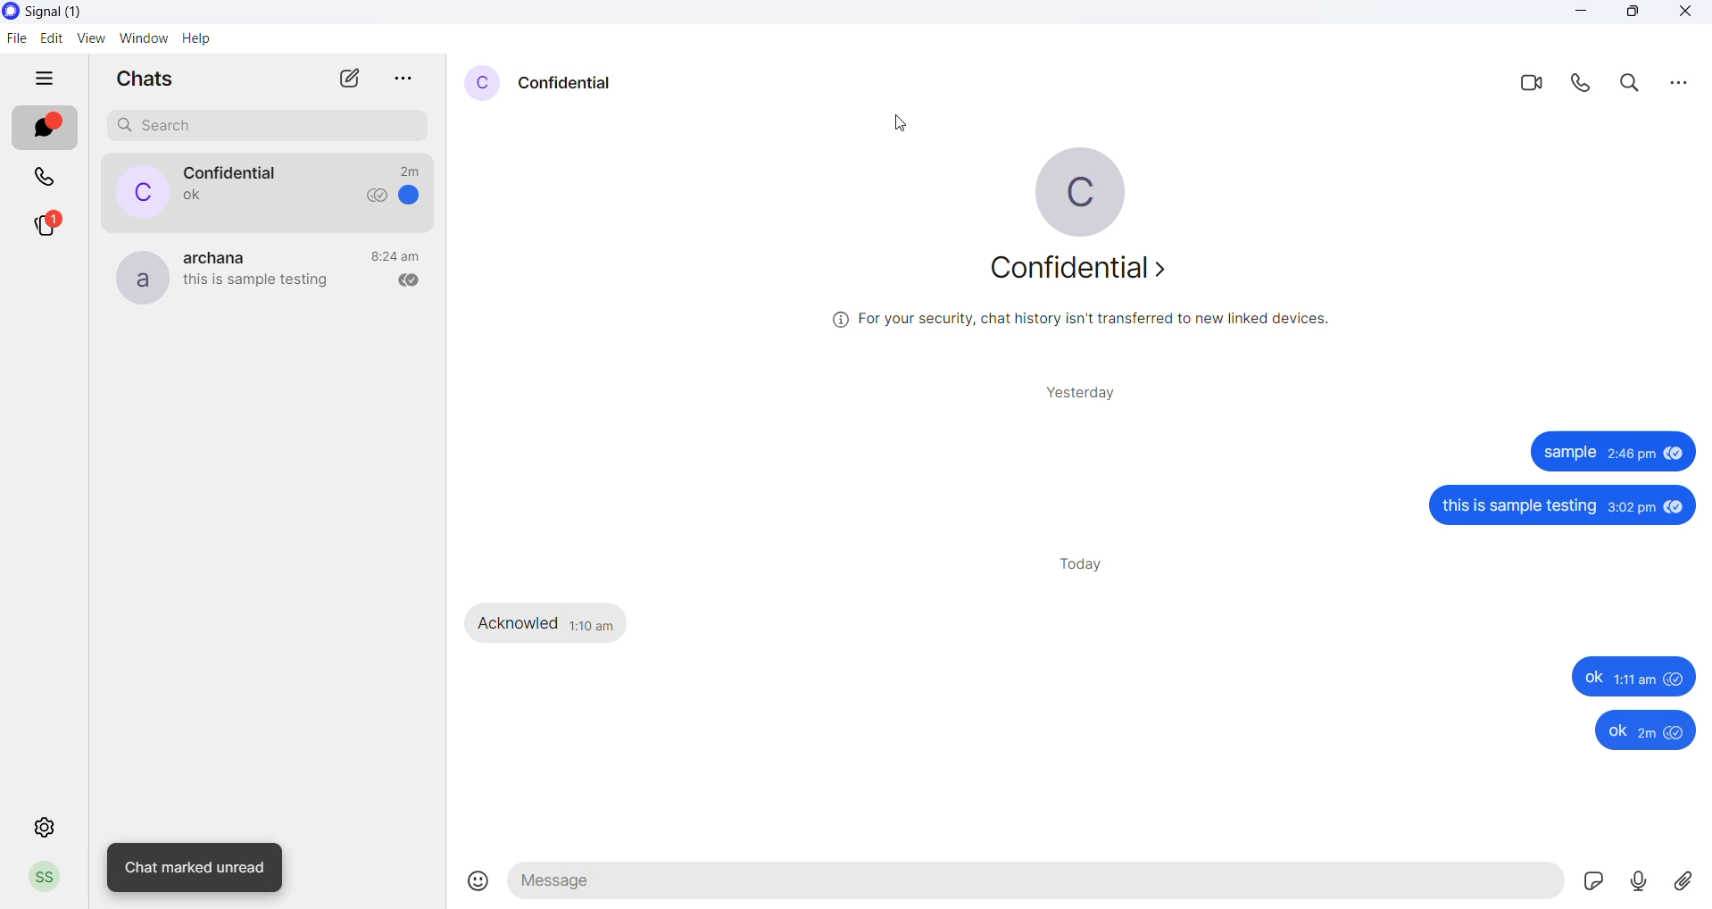 The width and height of the screenshot is (1712, 909). I want to click on search chat, so click(270, 126).